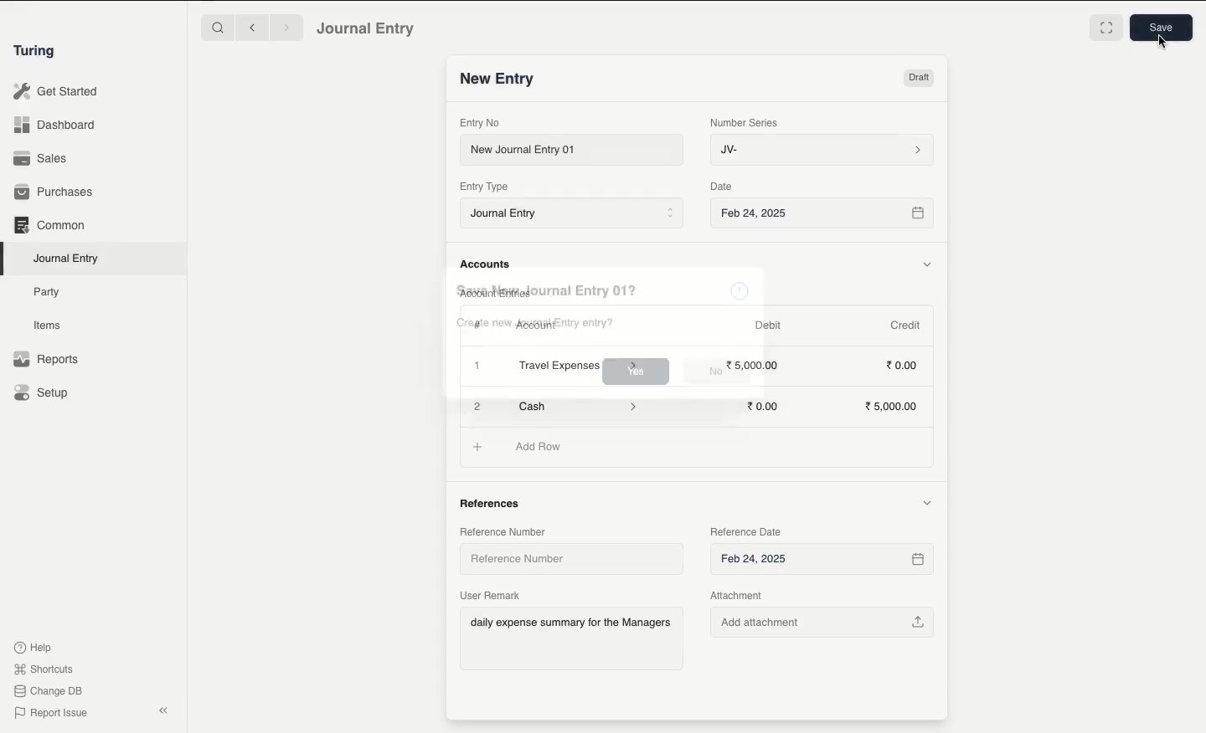 This screenshot has height=733, width=1206. I want to click on Entry No, so click(480, 123).